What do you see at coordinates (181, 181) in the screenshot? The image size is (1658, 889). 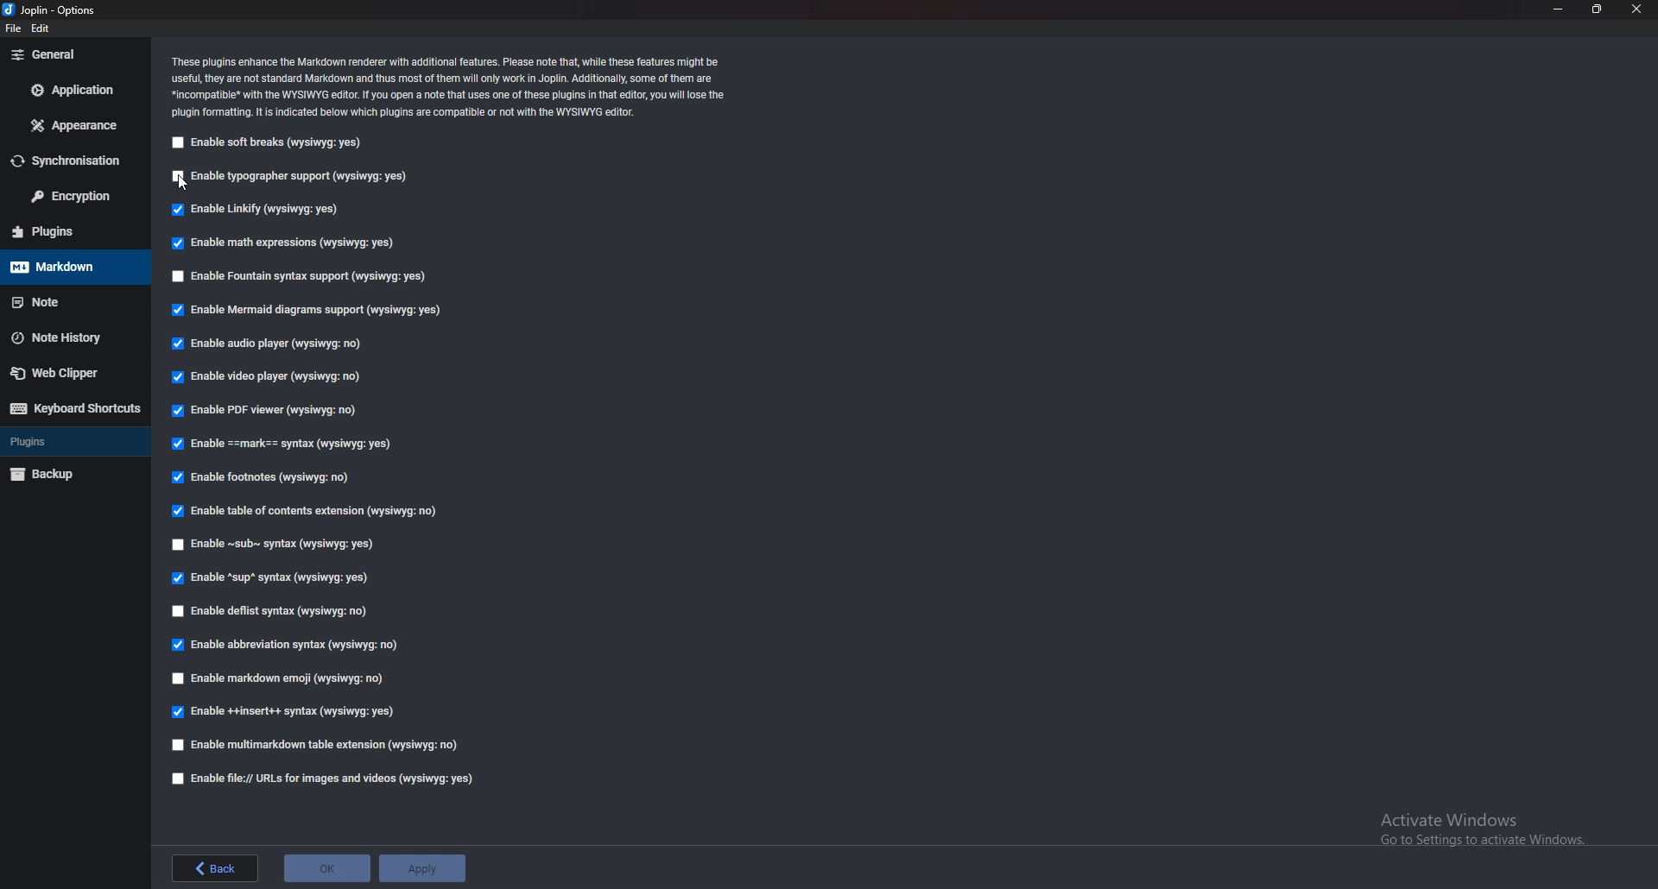 I see `cursor` at bounding box center [181, 181].